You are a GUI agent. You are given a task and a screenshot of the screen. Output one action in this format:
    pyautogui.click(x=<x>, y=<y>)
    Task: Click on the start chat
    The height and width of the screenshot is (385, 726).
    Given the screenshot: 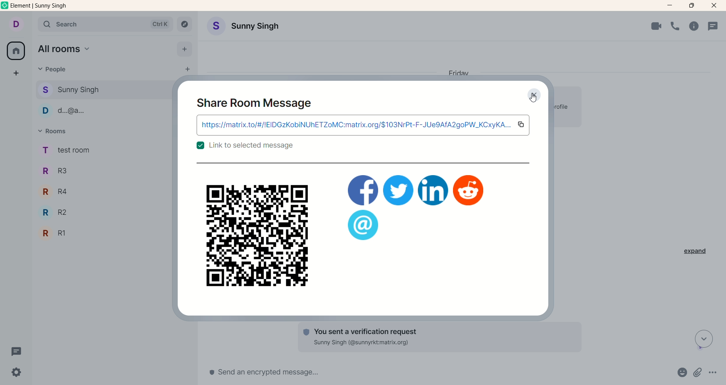 What is the action you would take?
    pyautogui.click(x=183, y=70)
    